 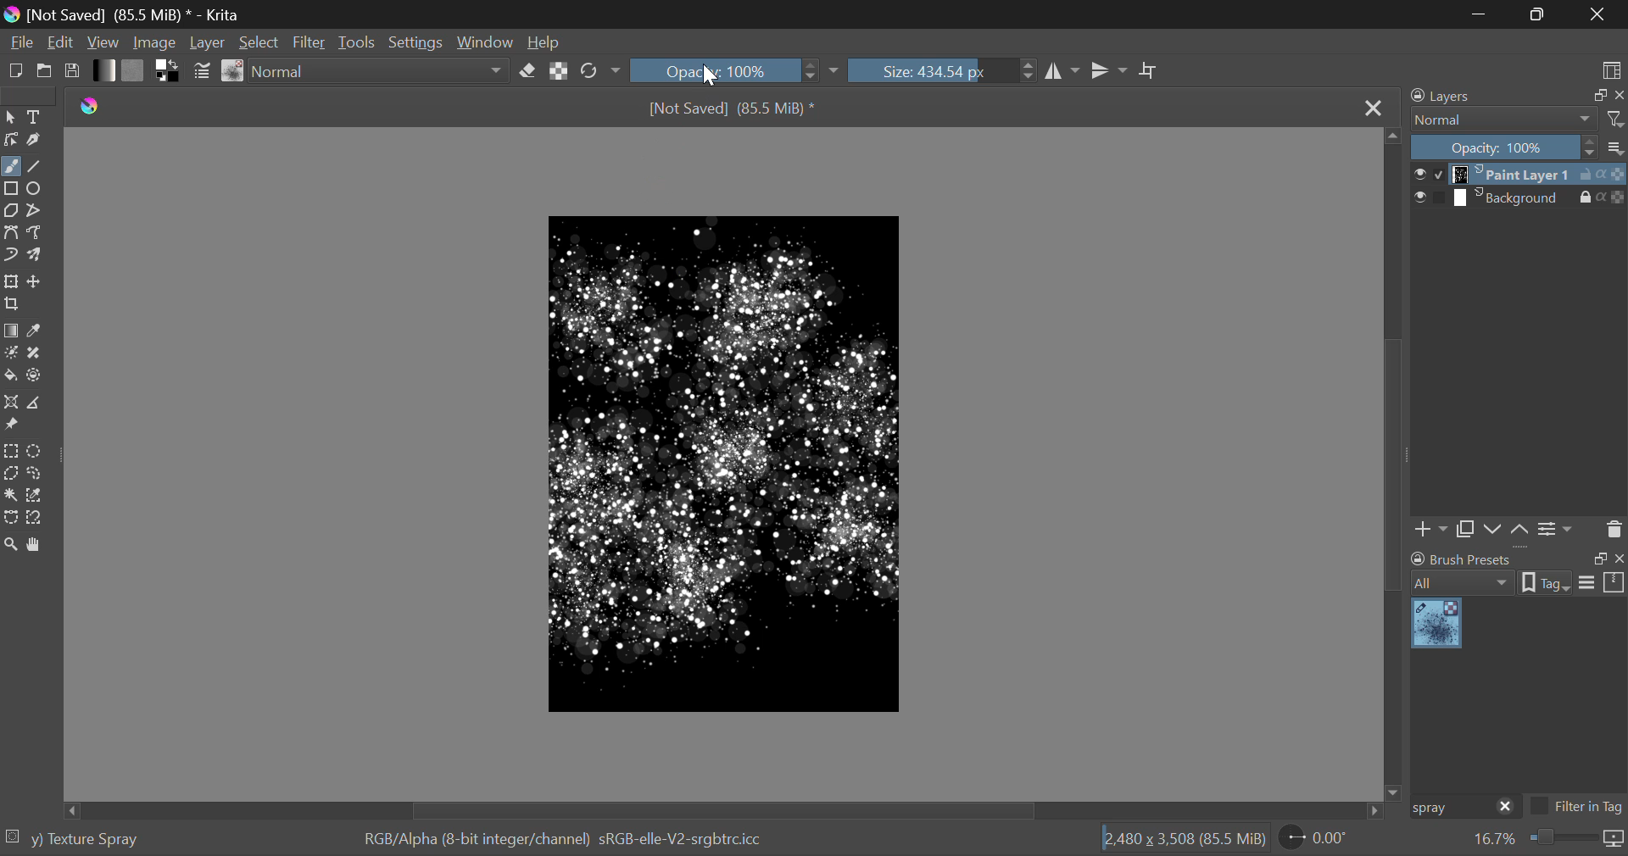 I want to click on Polygon Selection, so click(x=11, y=472).